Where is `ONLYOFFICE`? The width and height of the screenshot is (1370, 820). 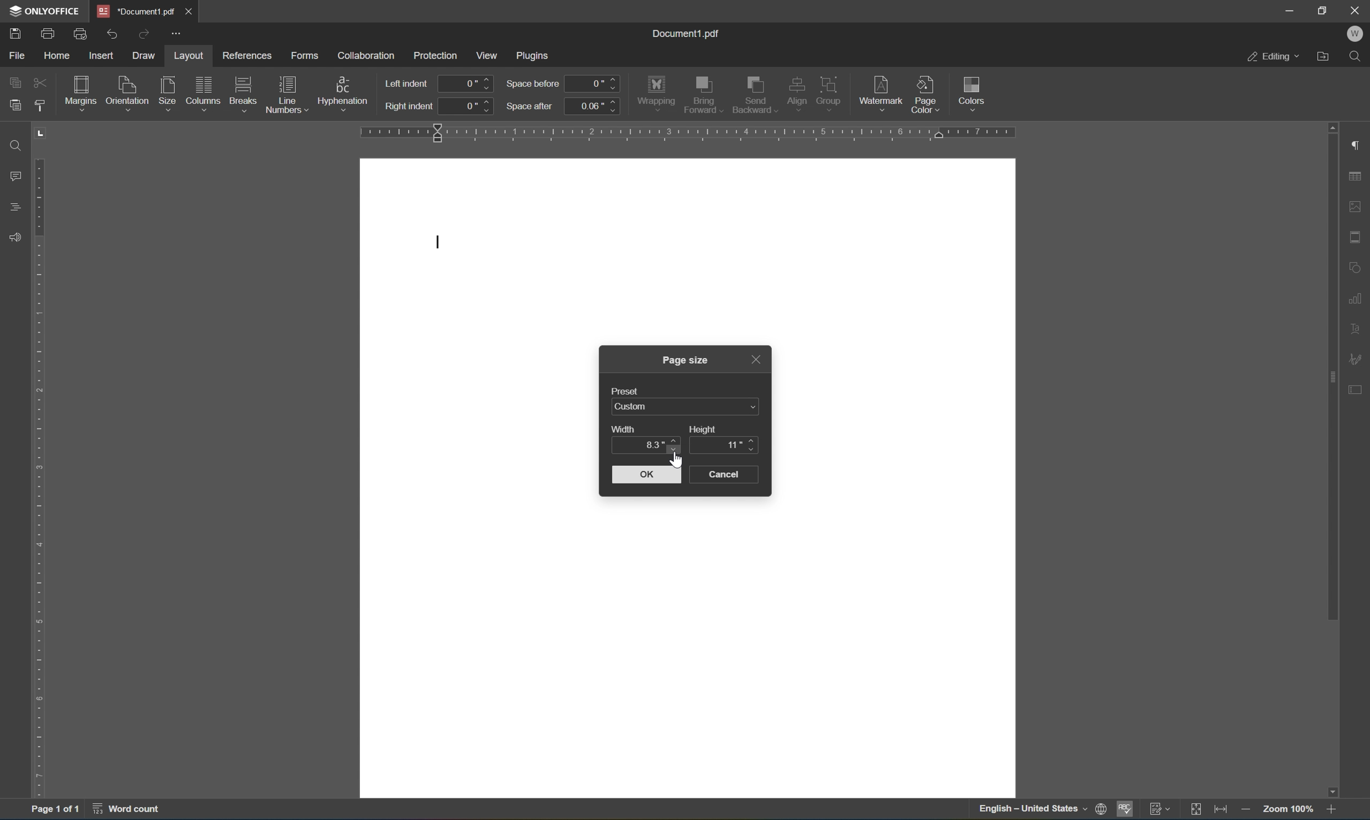 ONLYOFFICE is located at coordinates (43, 10).